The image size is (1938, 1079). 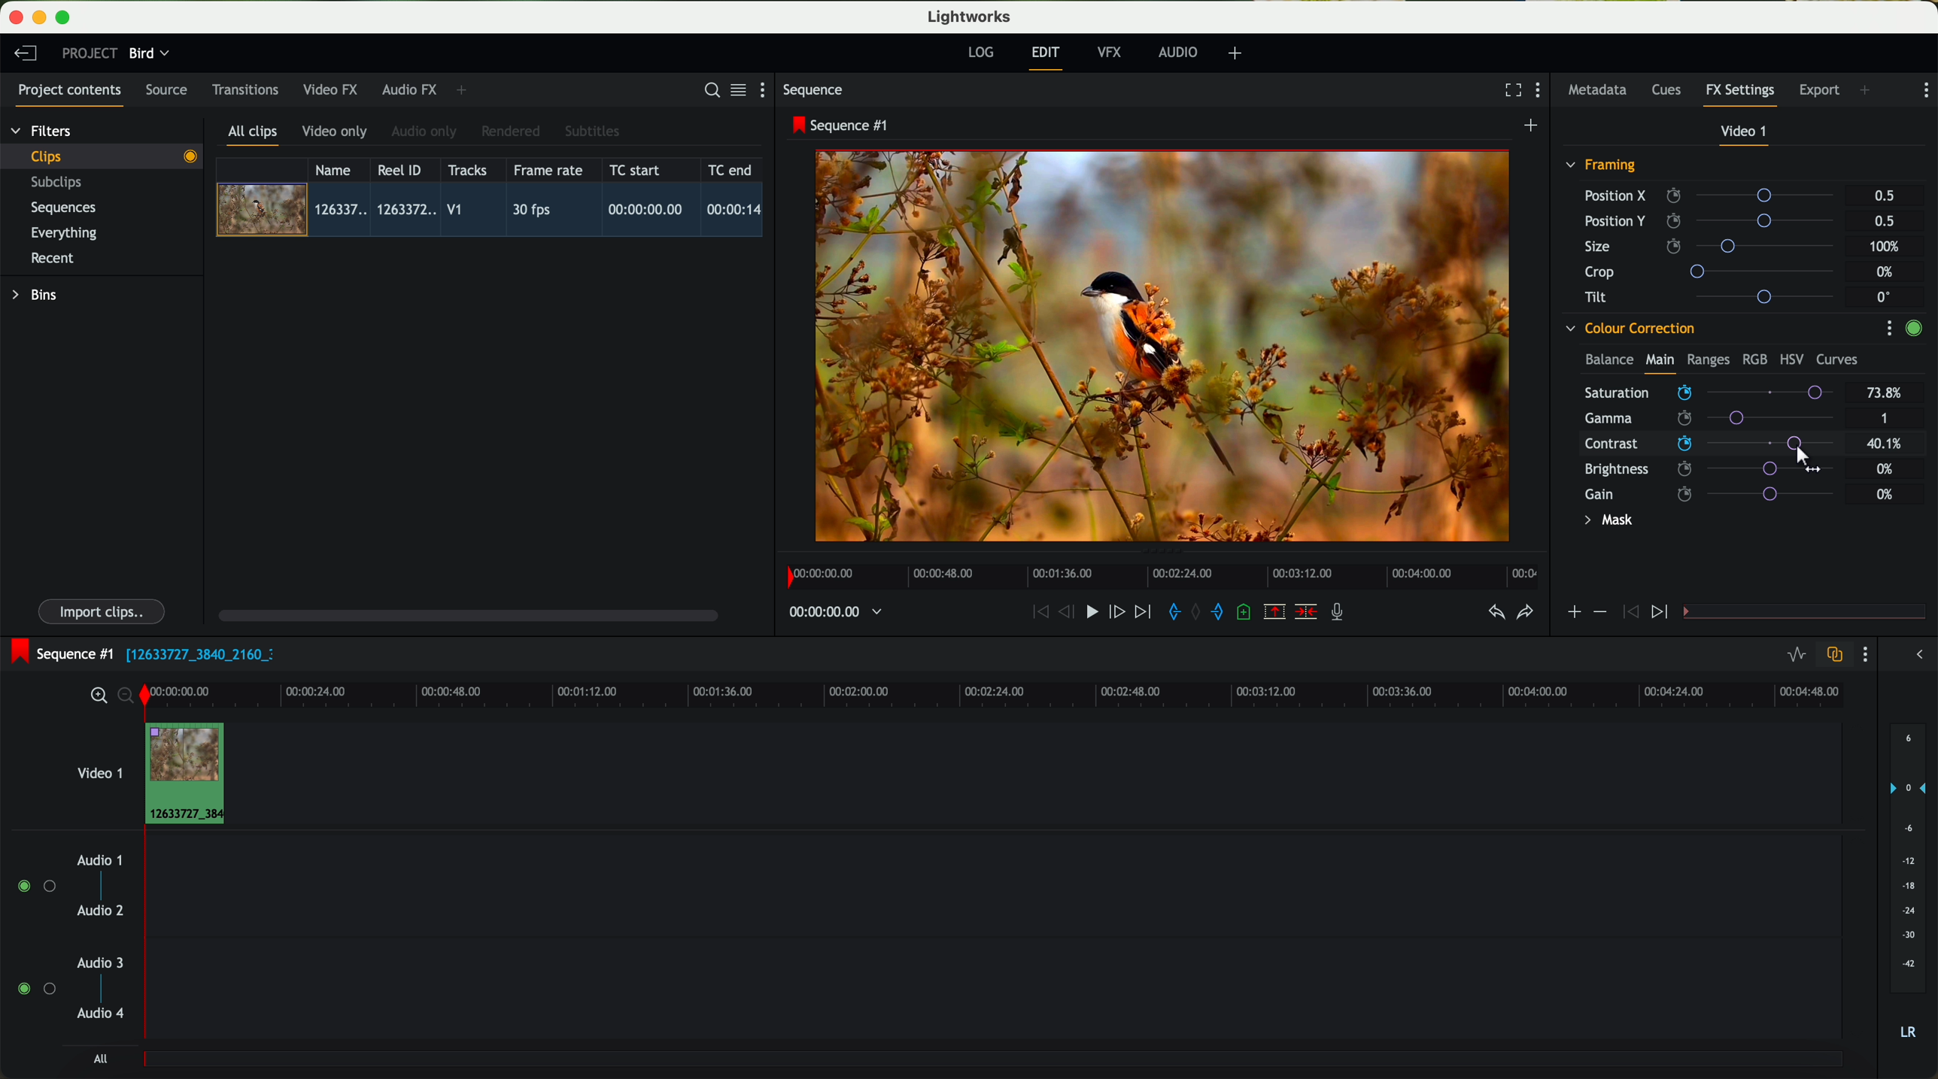 What do you see at coordinates (1246, 613) in the screenshot?
I see `add a cue at the current position` at bounding box center [1246, 613].